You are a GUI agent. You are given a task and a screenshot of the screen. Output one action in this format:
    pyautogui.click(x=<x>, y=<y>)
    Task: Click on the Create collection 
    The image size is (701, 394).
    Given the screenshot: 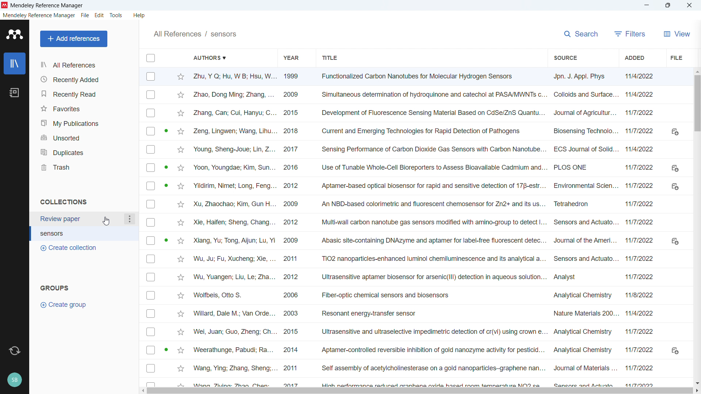 What is the action you would take?
    pyautogui.click(x=69, y=248)
    